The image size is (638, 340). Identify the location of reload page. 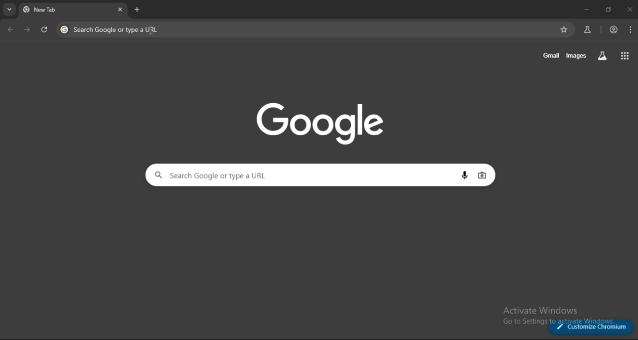
(45, 31).